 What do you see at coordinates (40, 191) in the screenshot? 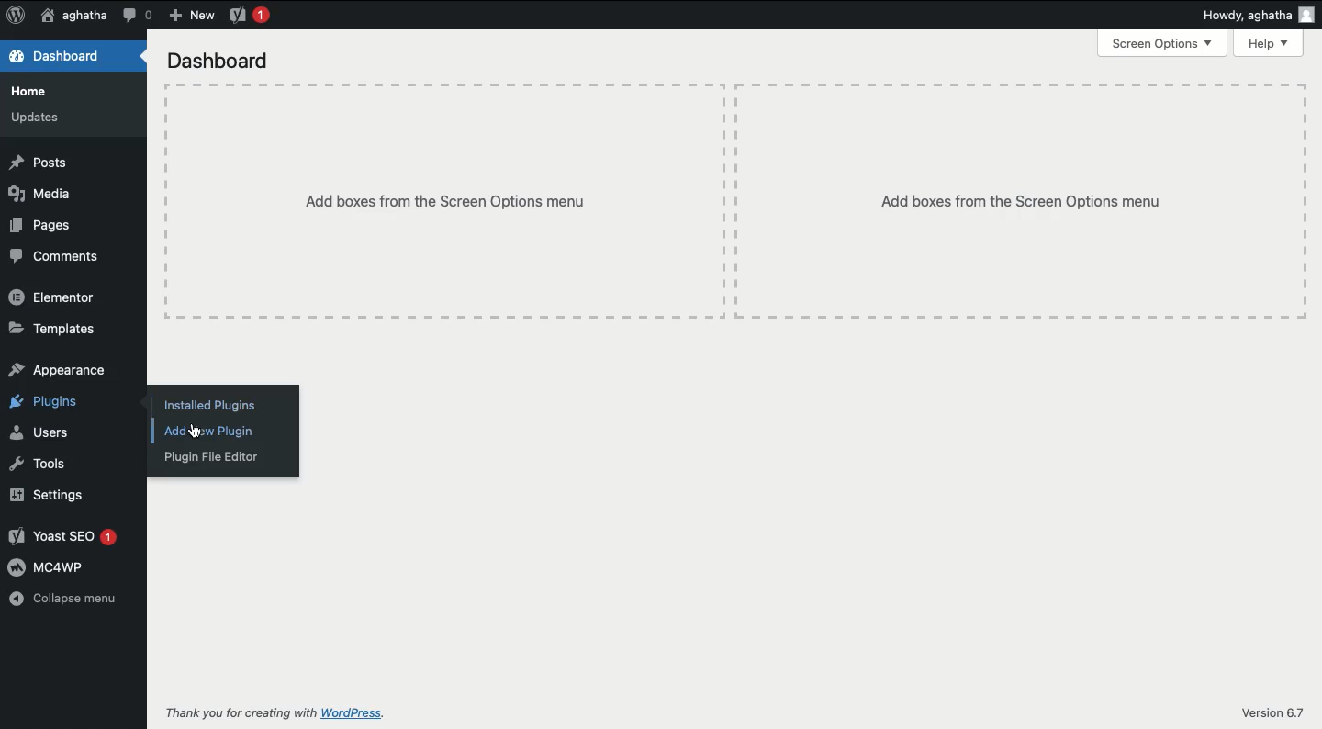
I see `Media` at bounding box center [40, 191].